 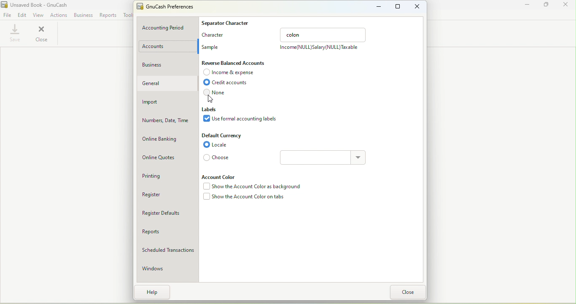 I want to click on Character, so click(x=213, y=35).